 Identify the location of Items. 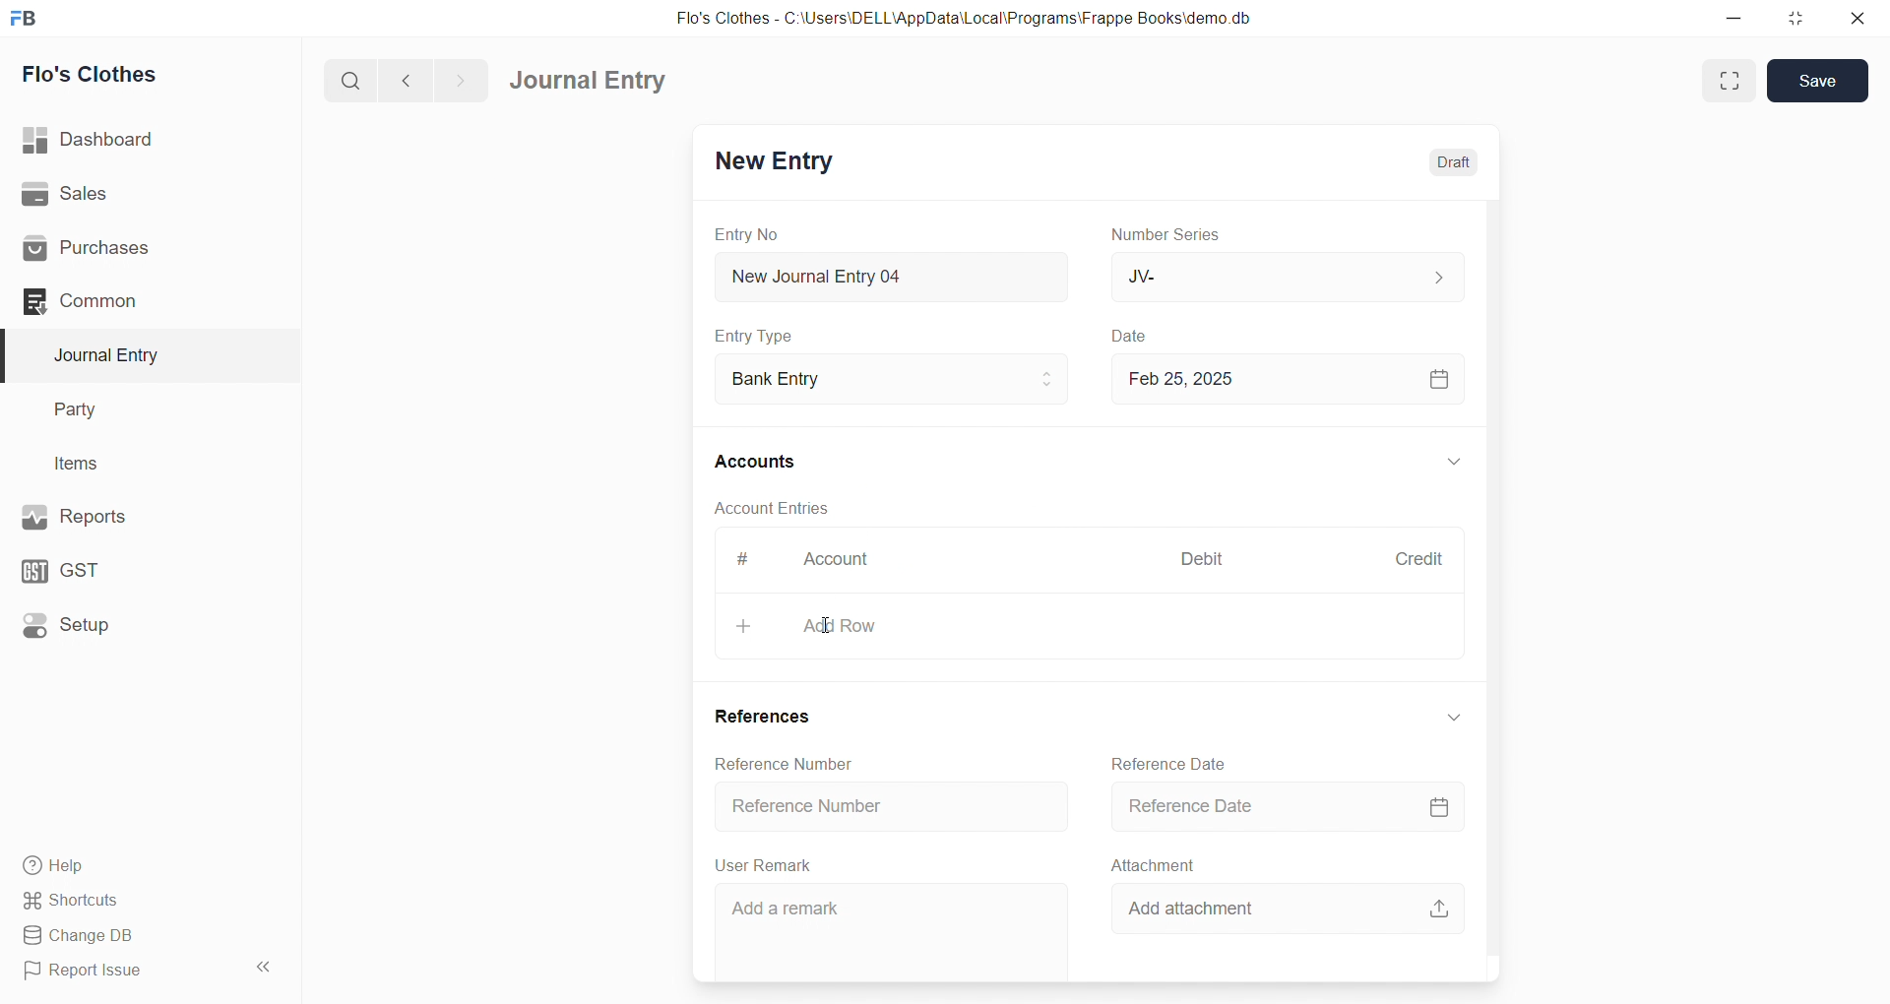
(136, 465).